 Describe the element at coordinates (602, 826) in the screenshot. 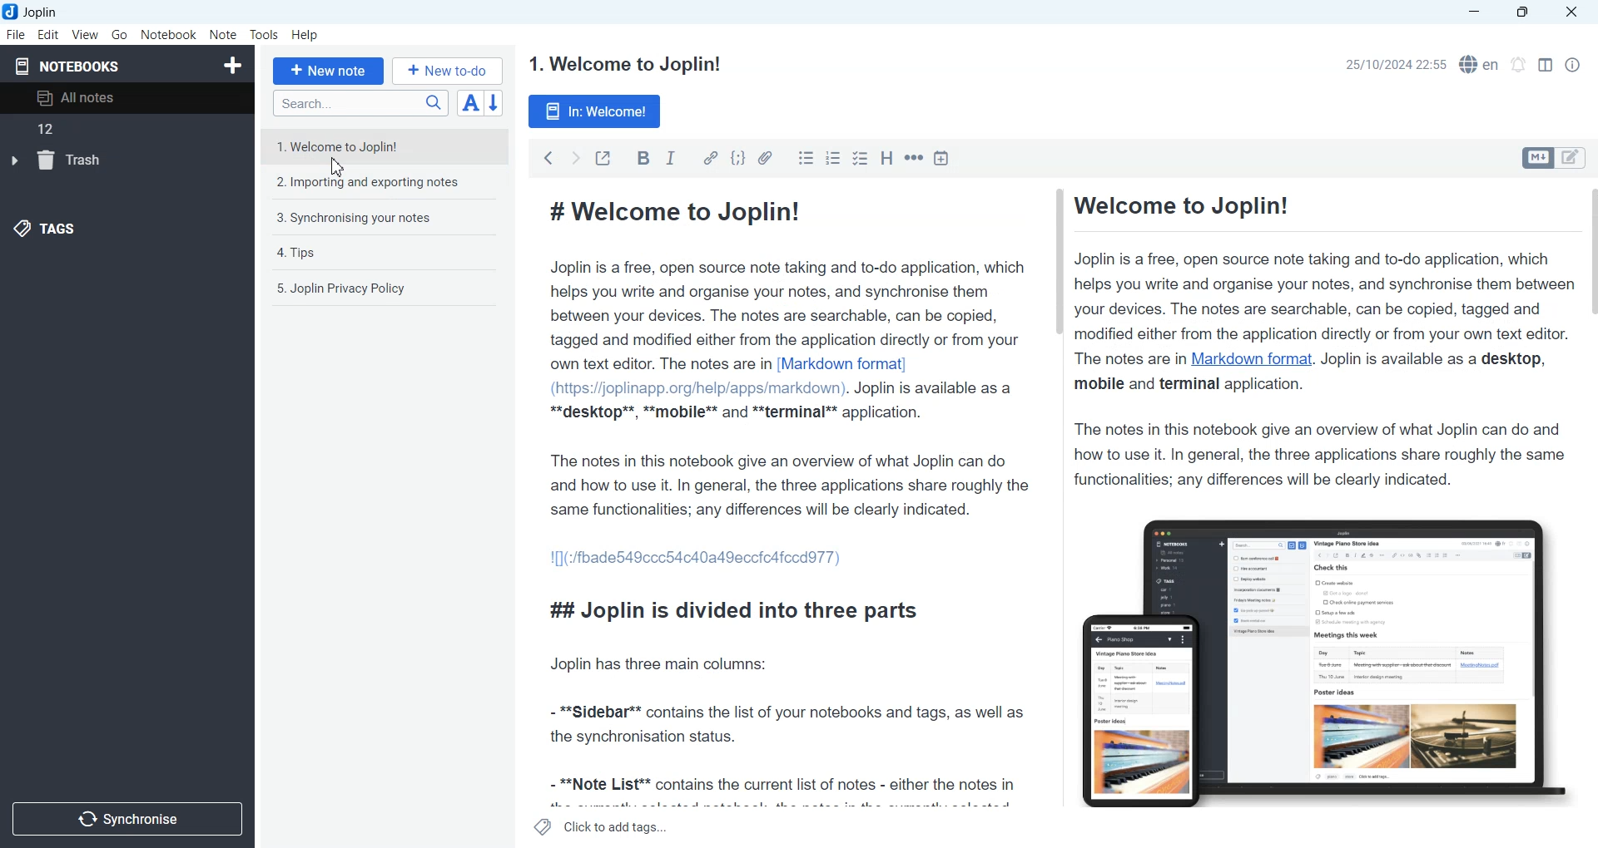

I see `Click to add tags` at that location.